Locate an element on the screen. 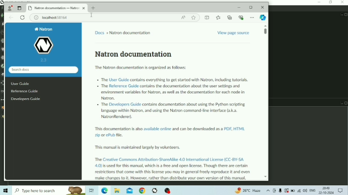  Language is located at coordinates (313, 190).